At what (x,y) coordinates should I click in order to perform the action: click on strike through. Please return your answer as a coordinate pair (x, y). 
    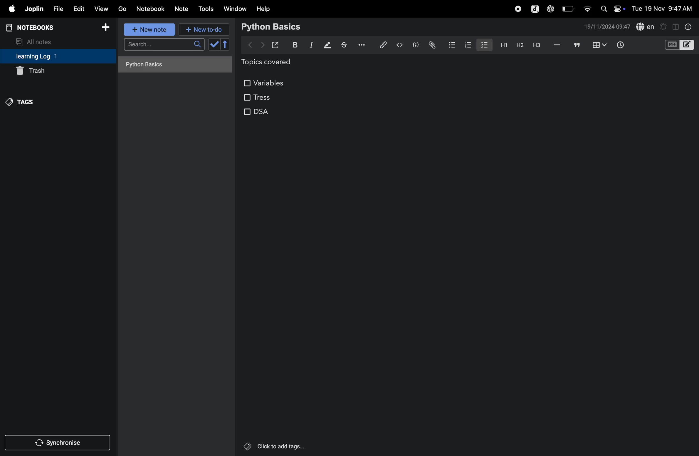
    Looking at the image, I should click on (344, 45).